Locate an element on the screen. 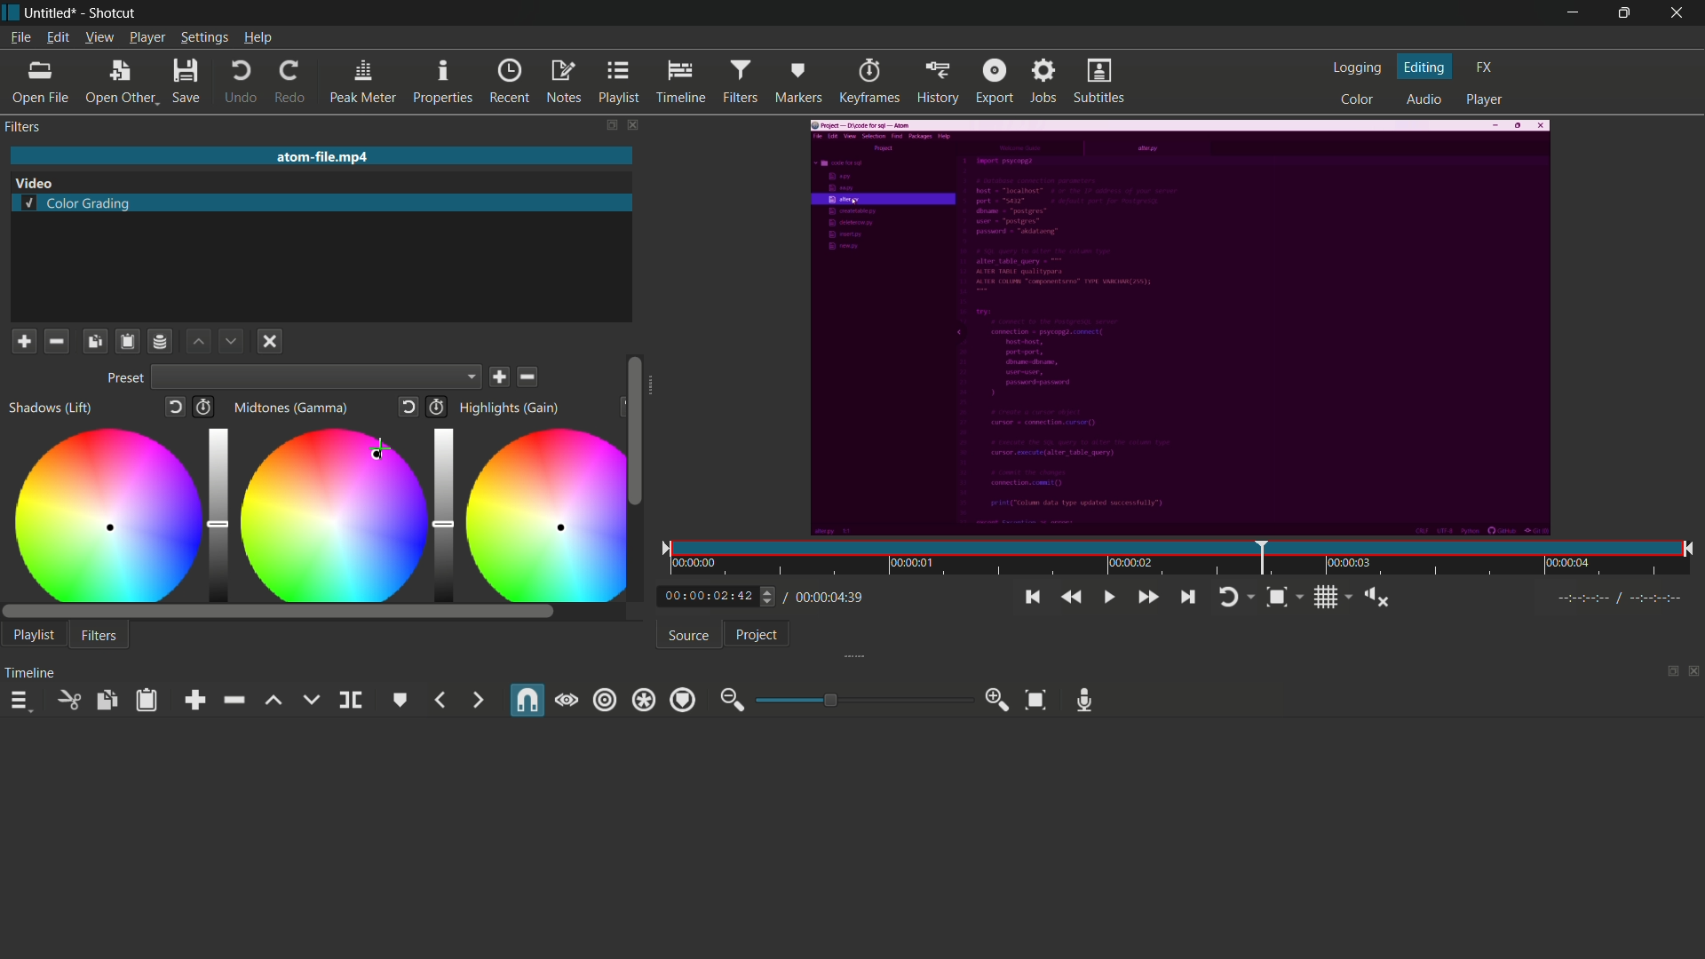 The image size is (1705, 959). close app is located at coordinates (1678, 13).